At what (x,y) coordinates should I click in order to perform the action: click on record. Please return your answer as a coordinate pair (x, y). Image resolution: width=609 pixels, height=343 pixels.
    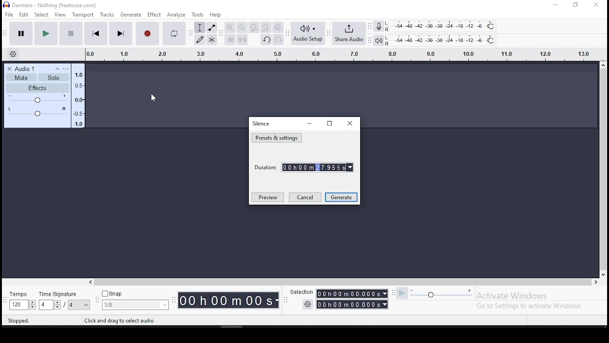
    Looking at the image, I should click on (146, 33).